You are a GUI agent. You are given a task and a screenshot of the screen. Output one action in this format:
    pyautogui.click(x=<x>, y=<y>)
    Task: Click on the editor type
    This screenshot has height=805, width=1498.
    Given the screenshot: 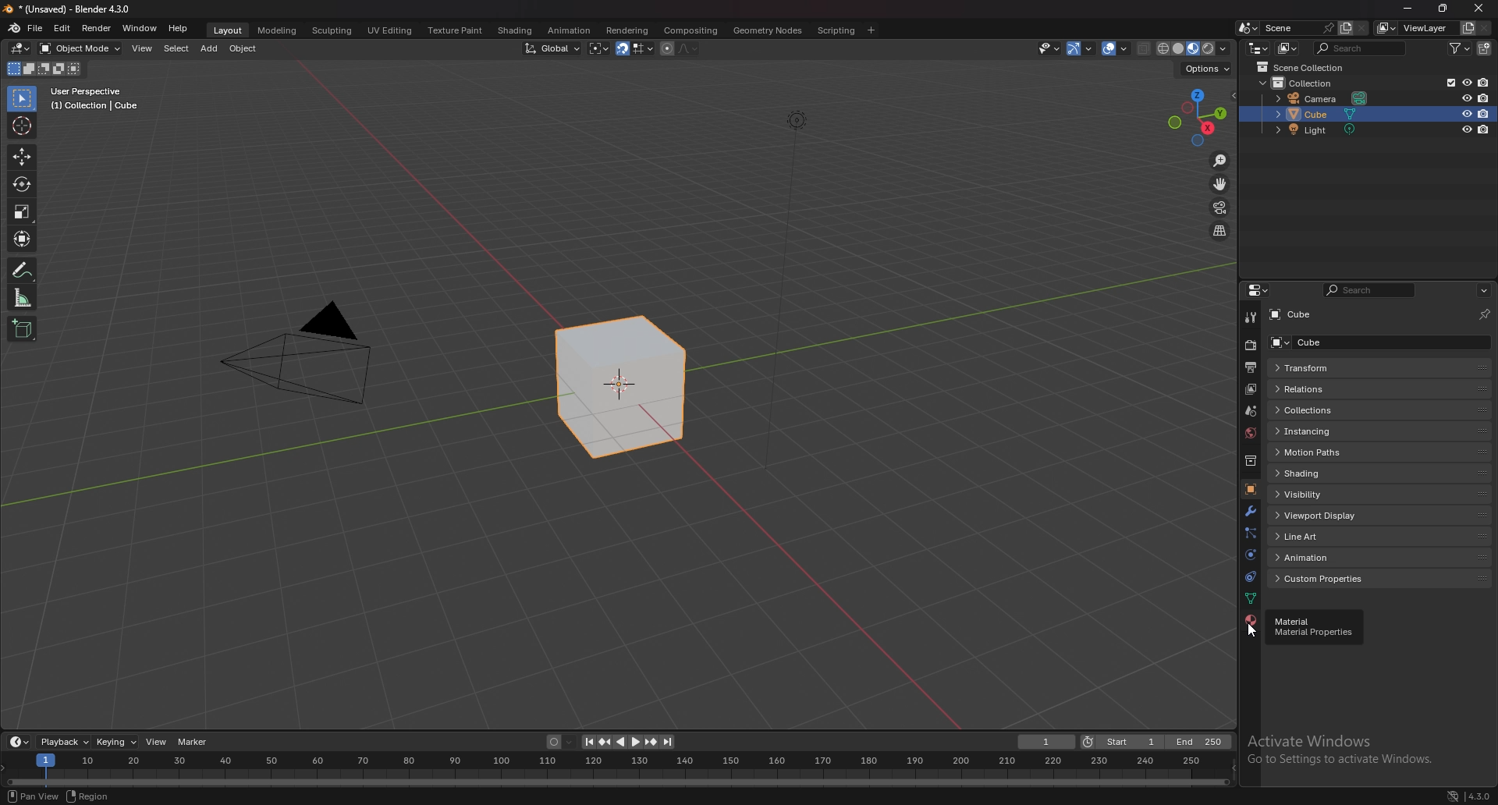 What is the action you would take?
    pyautogui.click(x=19, y=742)
    